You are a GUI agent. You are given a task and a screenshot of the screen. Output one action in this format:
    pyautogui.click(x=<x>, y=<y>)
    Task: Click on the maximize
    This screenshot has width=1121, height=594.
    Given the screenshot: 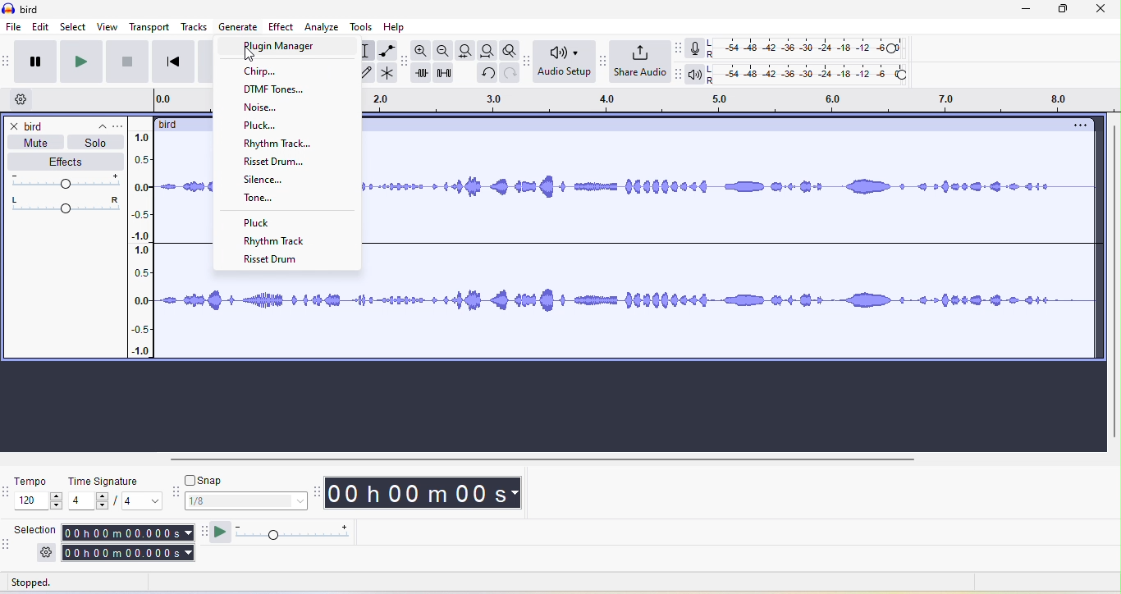 What is the action you would take?
    pyautogui.click(x=1060, y=11)
    